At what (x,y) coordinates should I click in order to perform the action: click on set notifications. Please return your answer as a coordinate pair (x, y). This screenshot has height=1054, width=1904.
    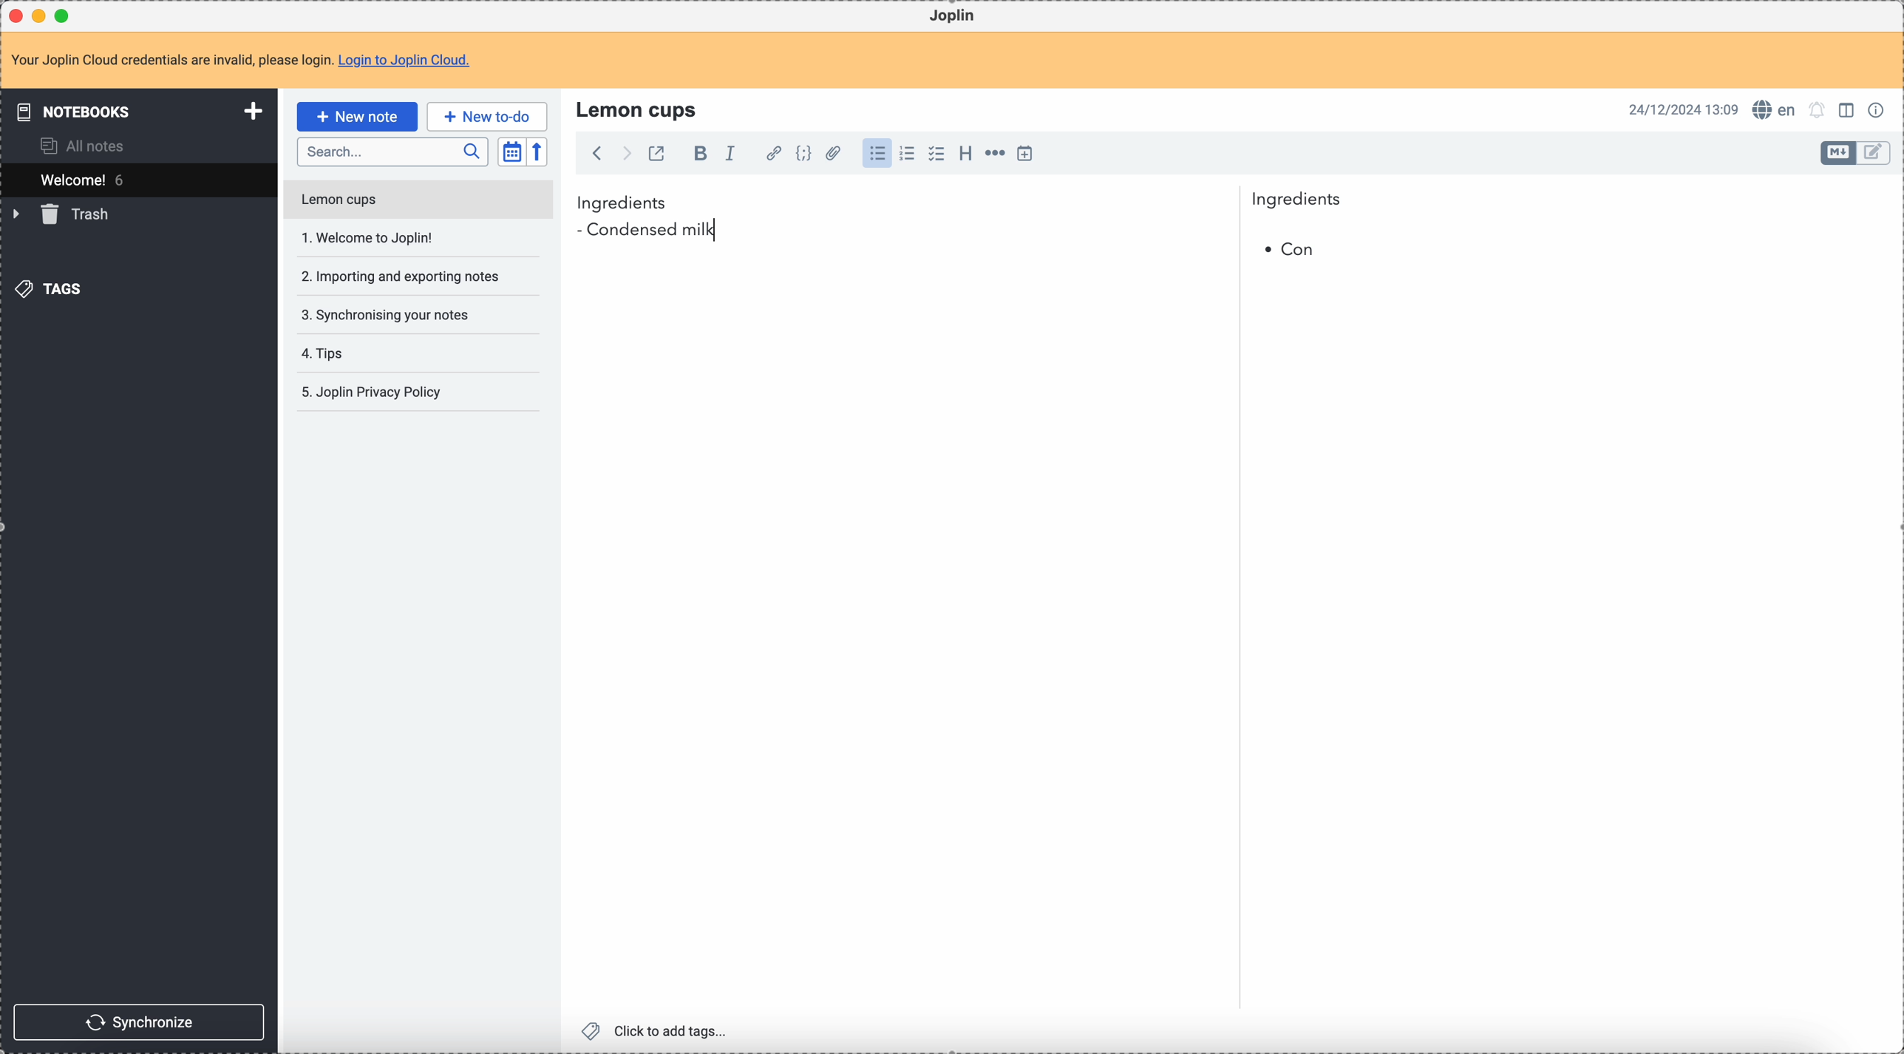
    Looking at the image, I should click on (1818, 109).